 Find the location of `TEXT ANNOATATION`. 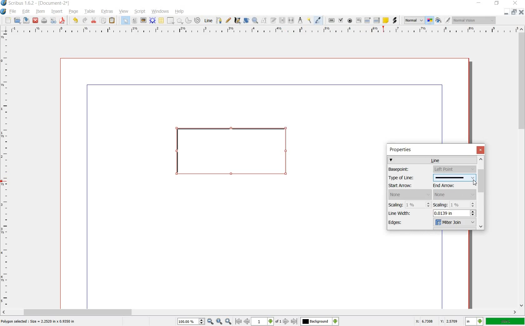

TEXT ANNOATATION is located at coordinates (385, 21).